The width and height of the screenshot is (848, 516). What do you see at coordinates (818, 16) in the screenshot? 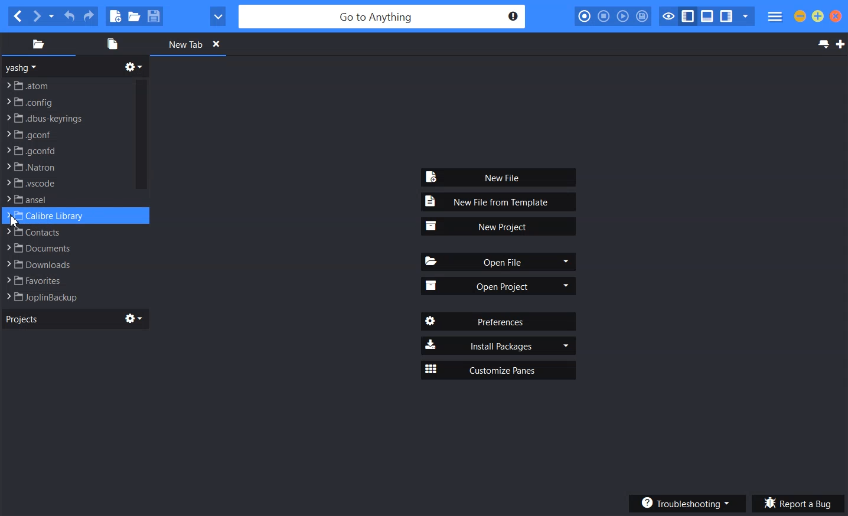
I see `Maximize` at bounding box center [818, 16].